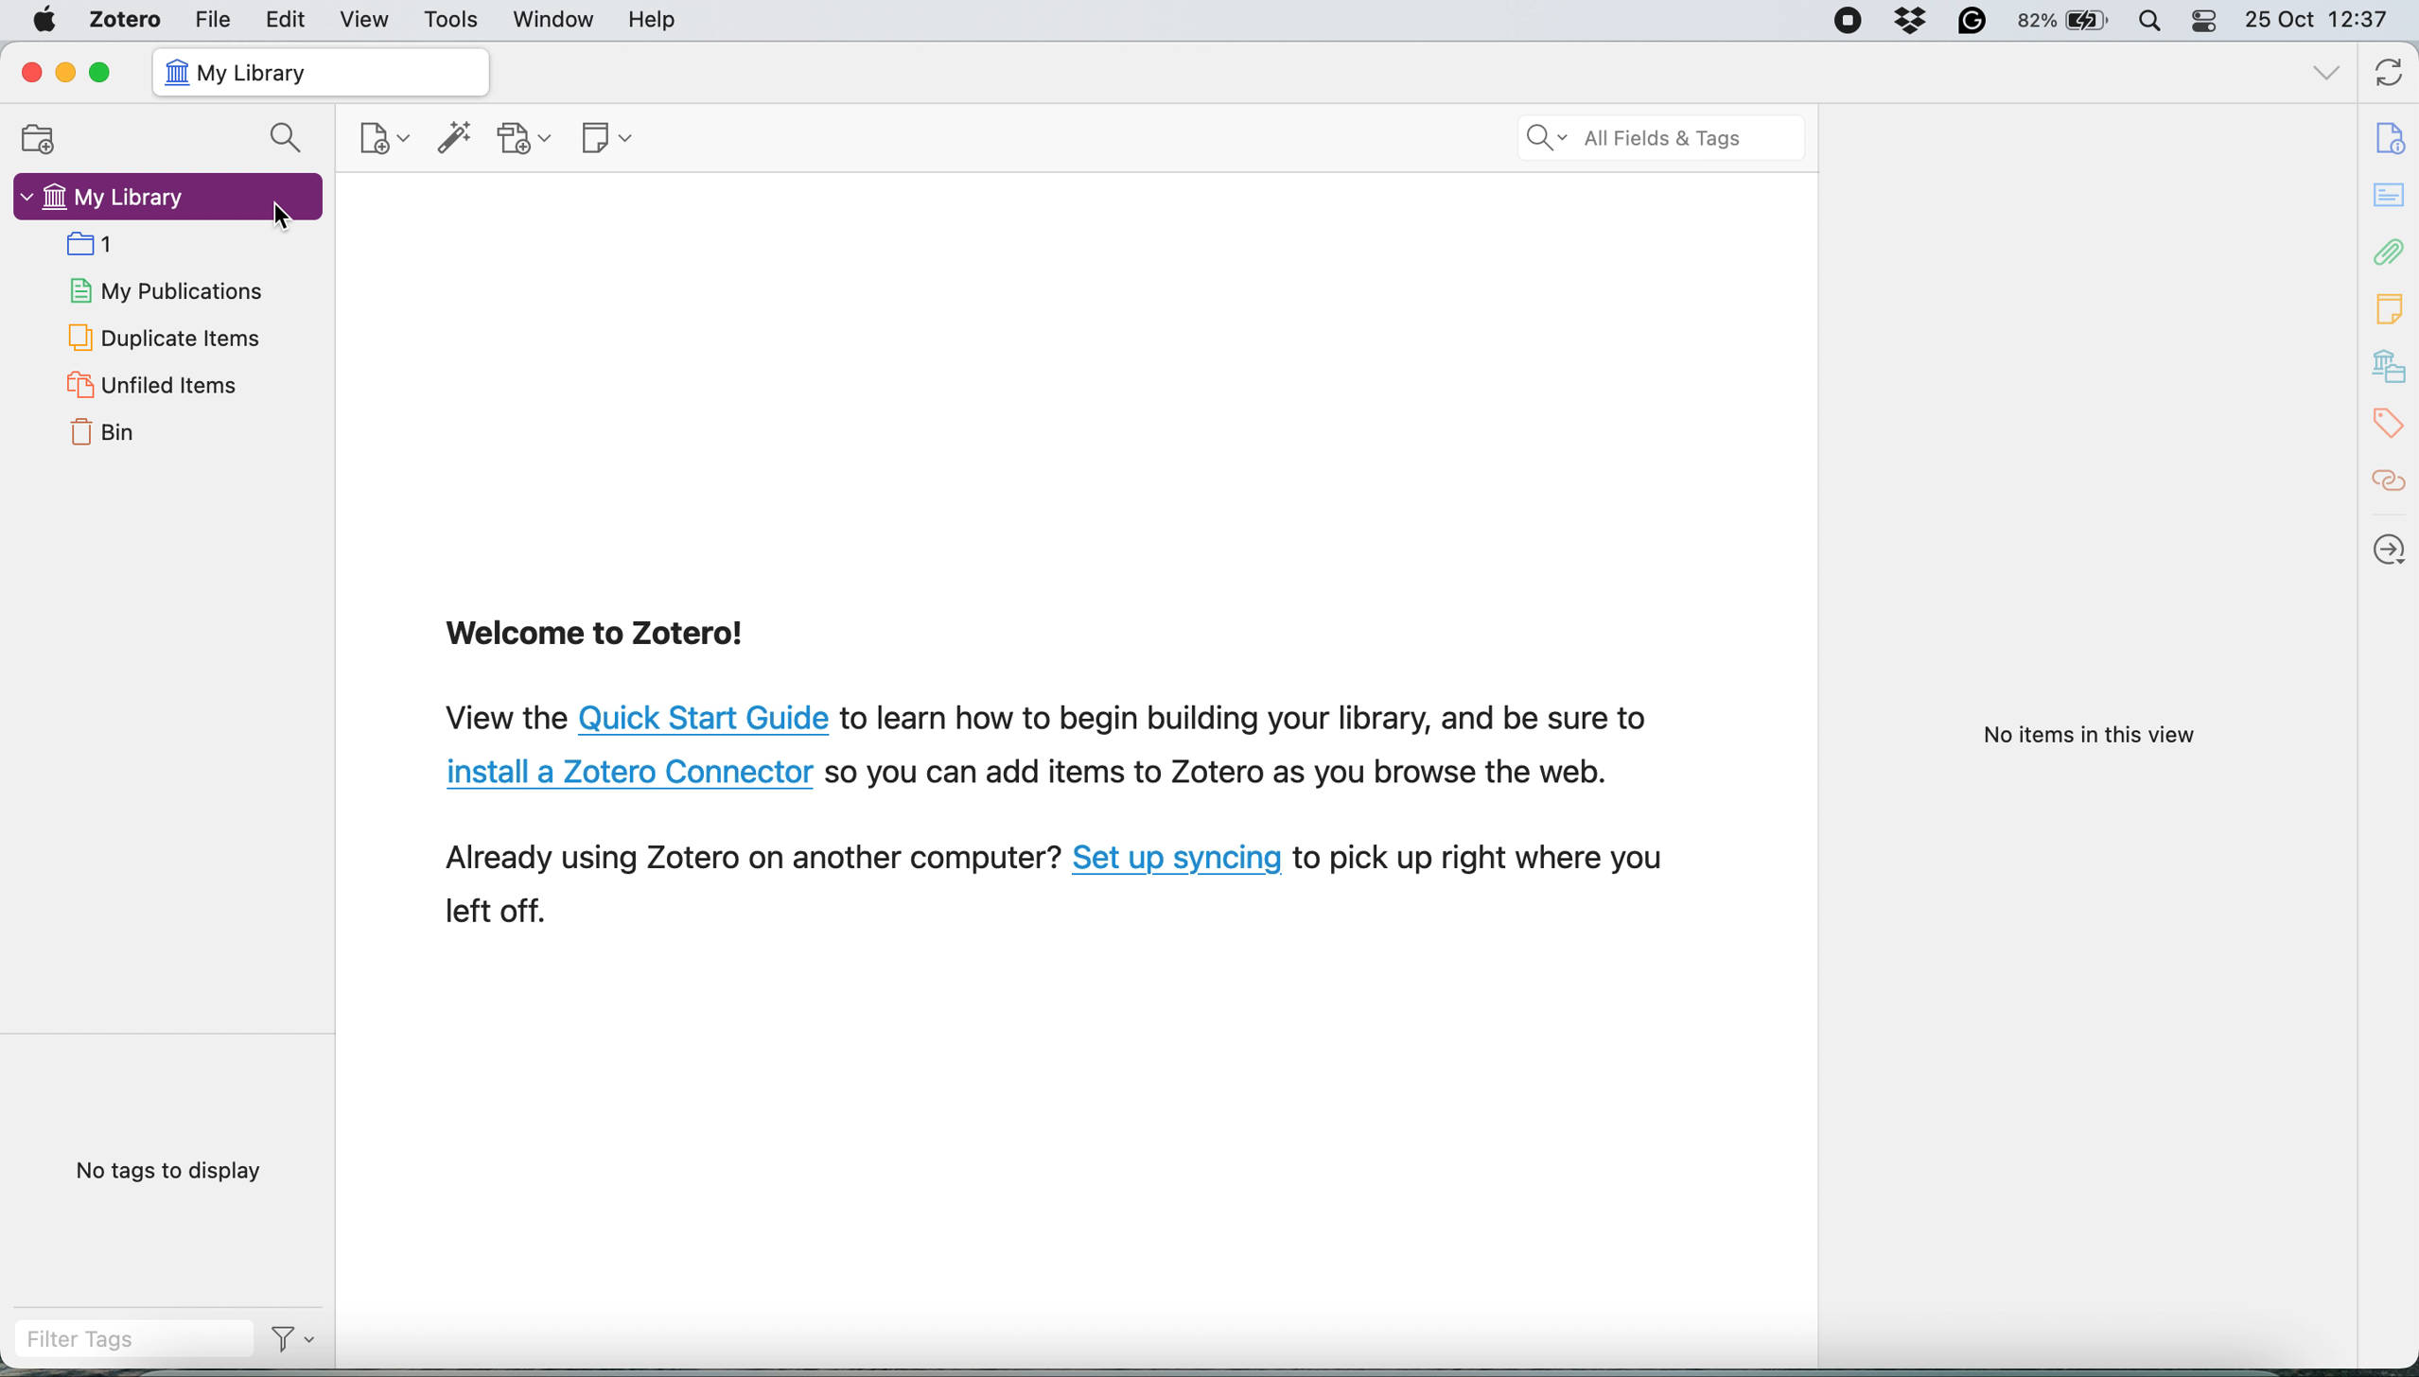 The width and height of the screenshot is (2419, 1377). What do you see at coordinates (454, 20) in the screenshot?
I see `tools` at bounding box center [454, 20].